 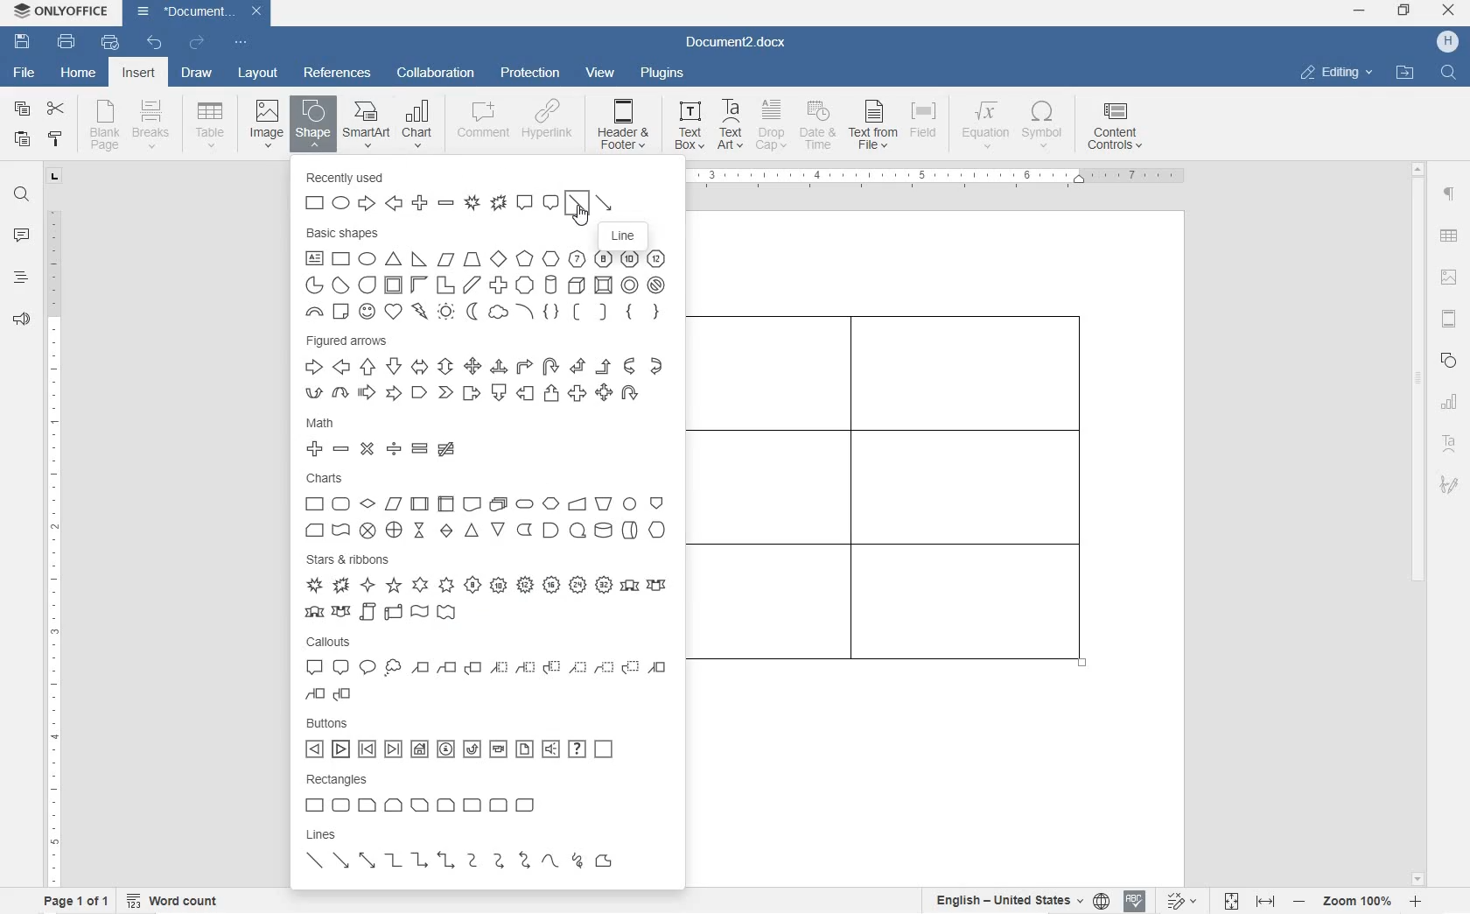 I want to click on CHART, so click(x=418, y=123).